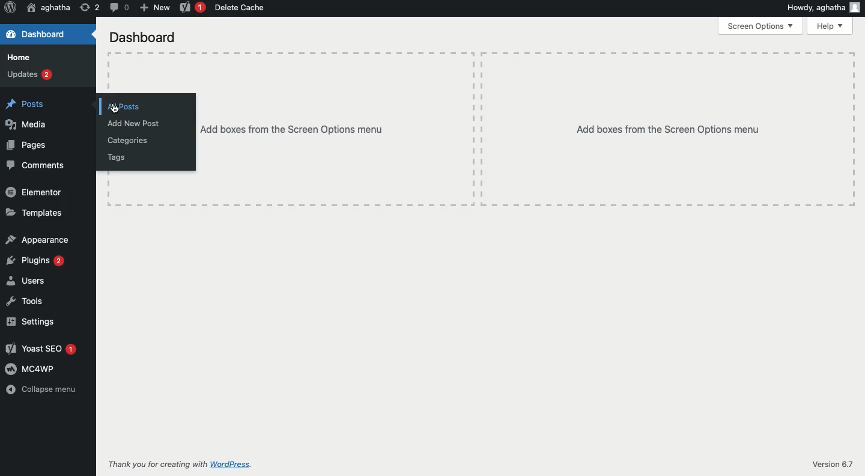 The width and height of the screenshot is (865, 476). Describe the element at coordinates (831, 25) in the screenshot. I see `Help` at that location.